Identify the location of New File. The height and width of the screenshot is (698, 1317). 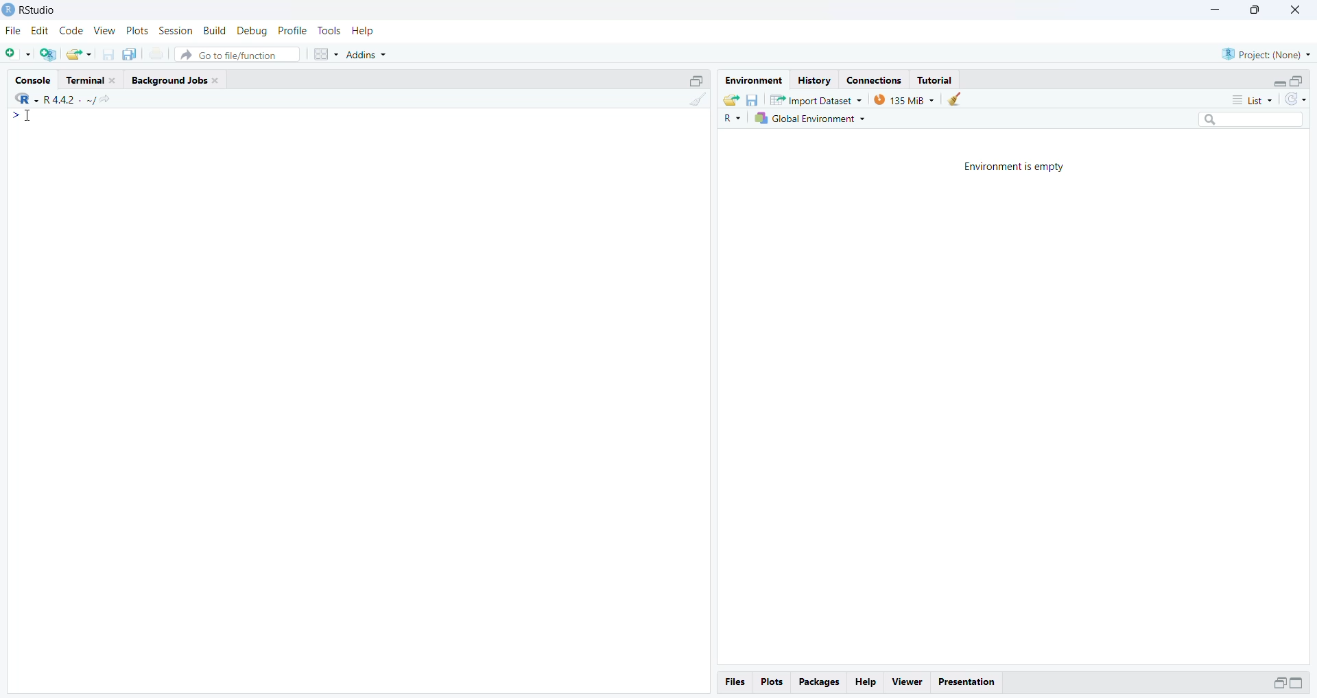
(19, 53).